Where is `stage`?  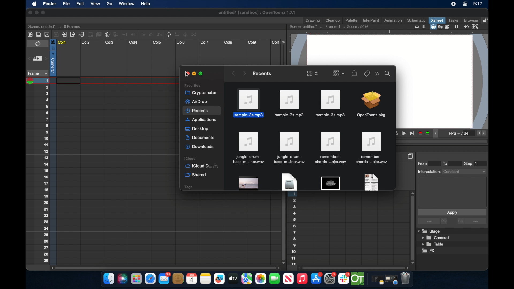 stage is located at coordinates (429, 231).